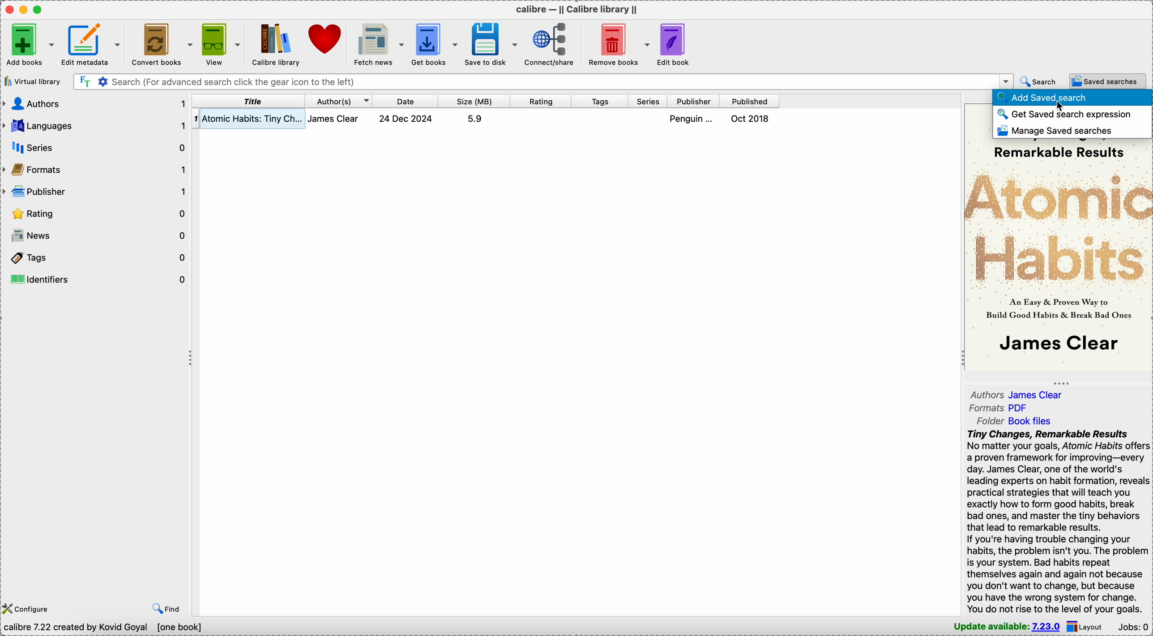  I want to click on calibre - || Calibre library || , so click(575, 9).